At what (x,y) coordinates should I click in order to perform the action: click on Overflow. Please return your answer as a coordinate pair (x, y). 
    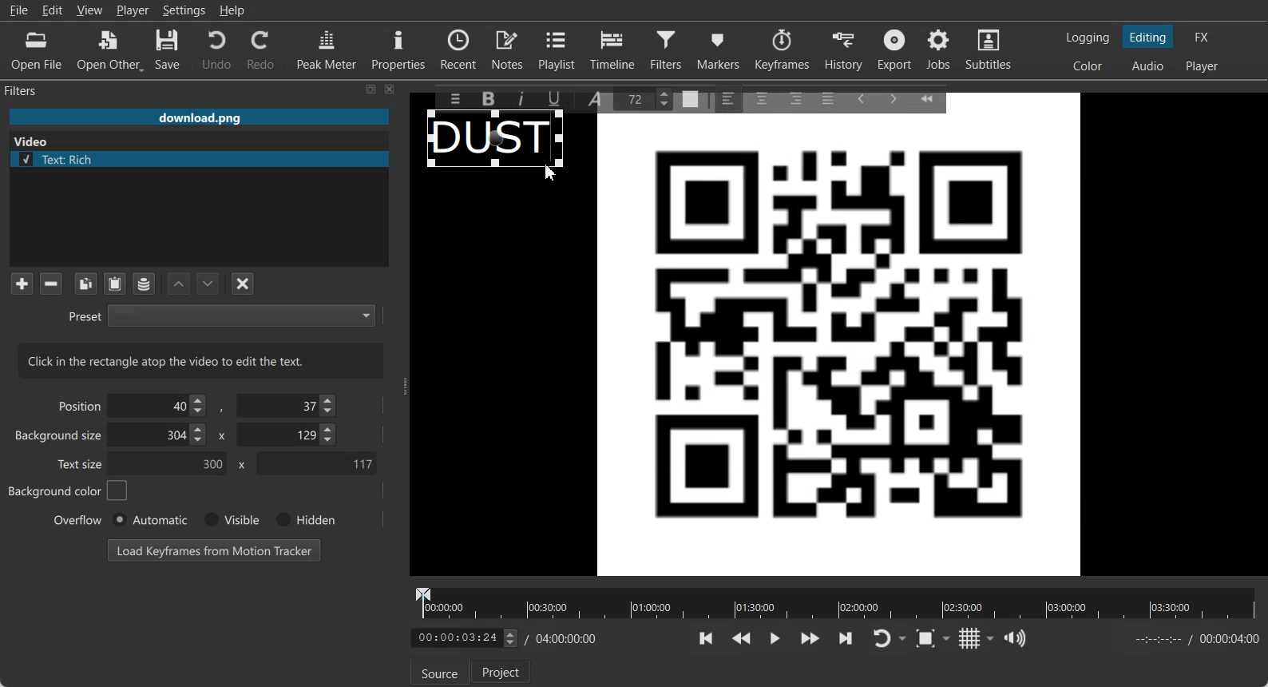
    Looking at the image, I should click on (78, 519).